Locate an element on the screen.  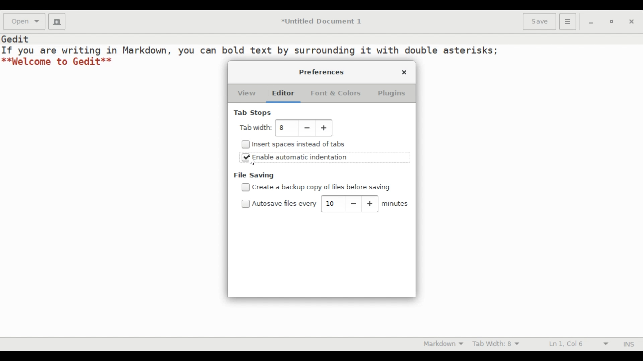
autosave value is located at coordinates (333, 204).